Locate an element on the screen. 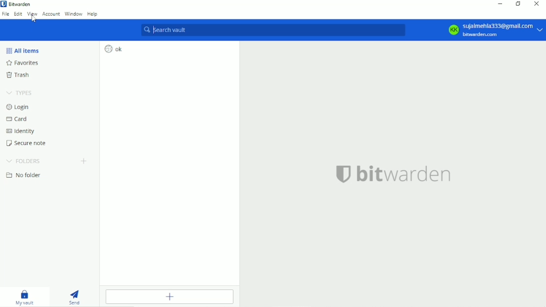  Types is located at coordinates (19, 91).